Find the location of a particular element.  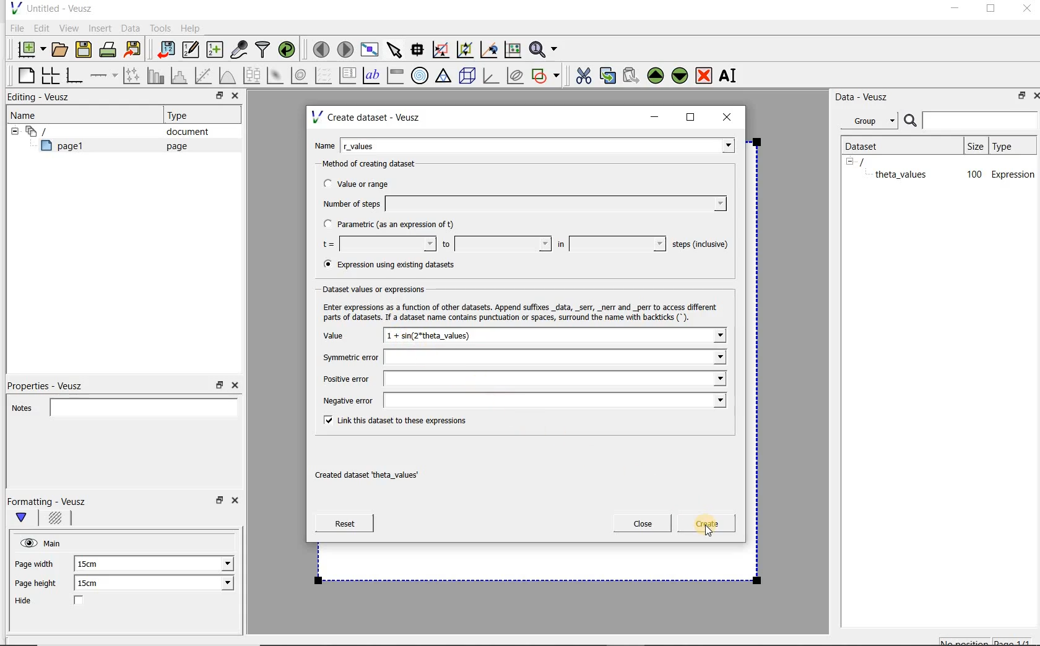

plot a 2d dataset as contours is located at coordinates (300, 75).